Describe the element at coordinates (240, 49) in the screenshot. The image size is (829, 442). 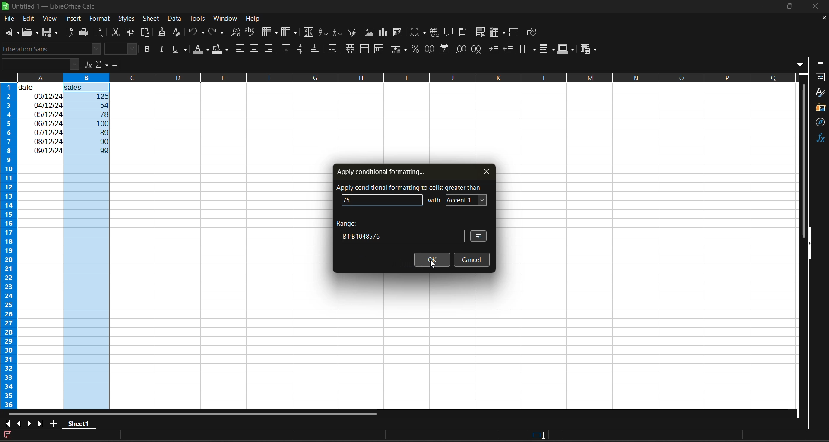
I see `align left` at that location.